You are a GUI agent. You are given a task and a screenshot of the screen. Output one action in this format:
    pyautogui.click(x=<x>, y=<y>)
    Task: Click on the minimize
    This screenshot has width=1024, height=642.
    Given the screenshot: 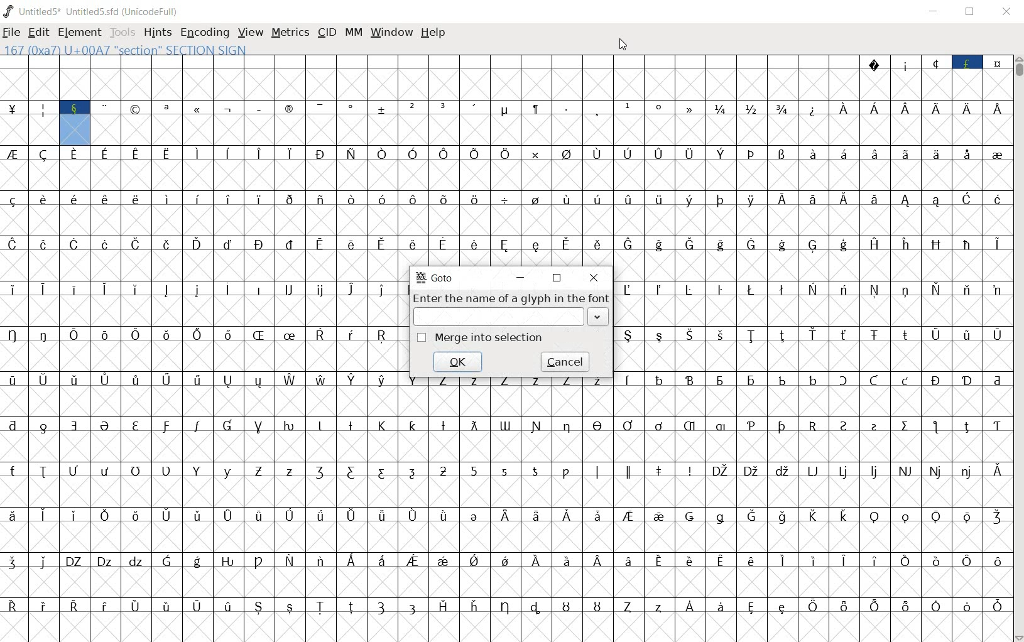 What is the action you would take?
    pyautogui.click(x=521, y=277)
    